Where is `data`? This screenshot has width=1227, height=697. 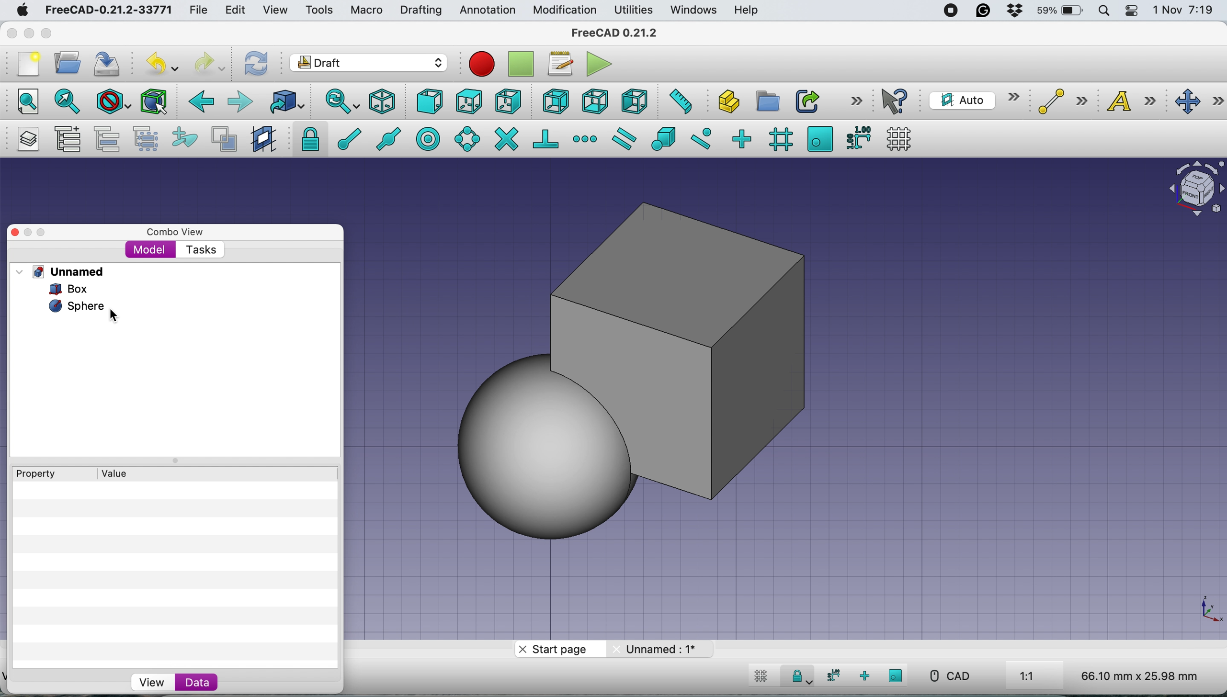
data is located at coordinates (196, 682).